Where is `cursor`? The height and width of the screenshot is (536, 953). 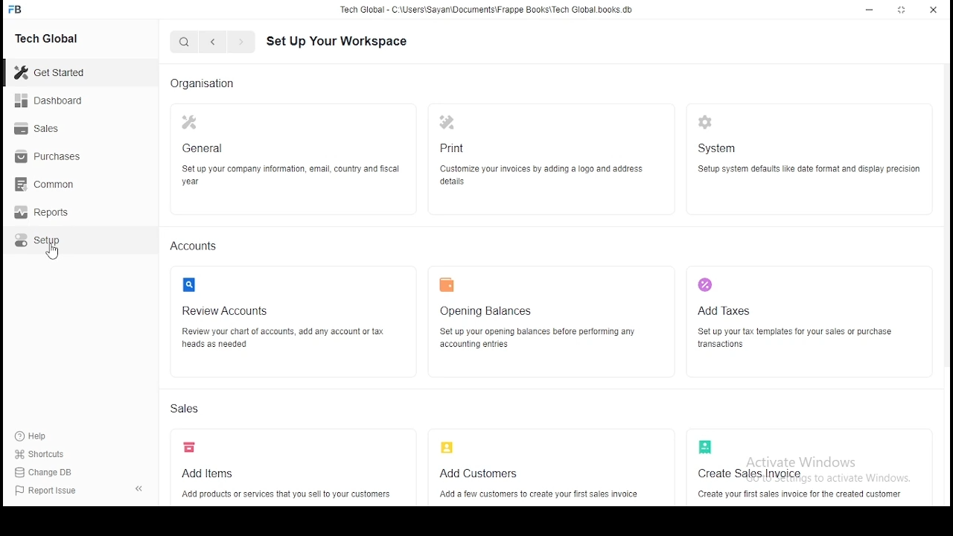
cursor is located at coordinates (52, 253).